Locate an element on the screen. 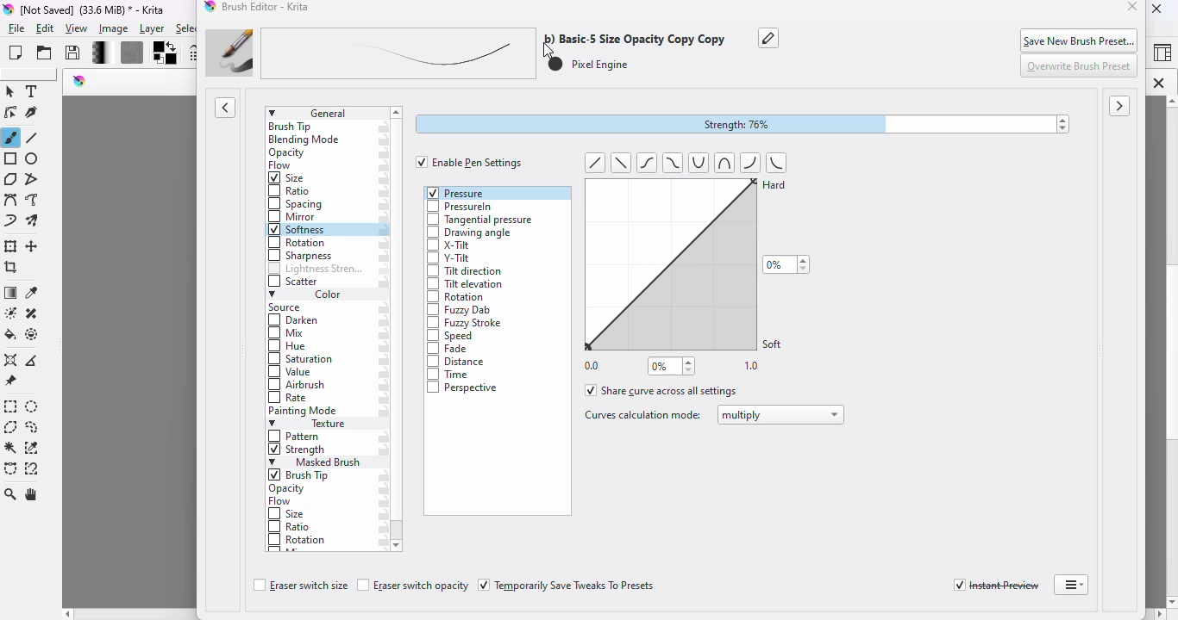 Image resolution: width=1178 pixels, height=620 pixels. freehand selection tool is located at coordinates (32, 427).